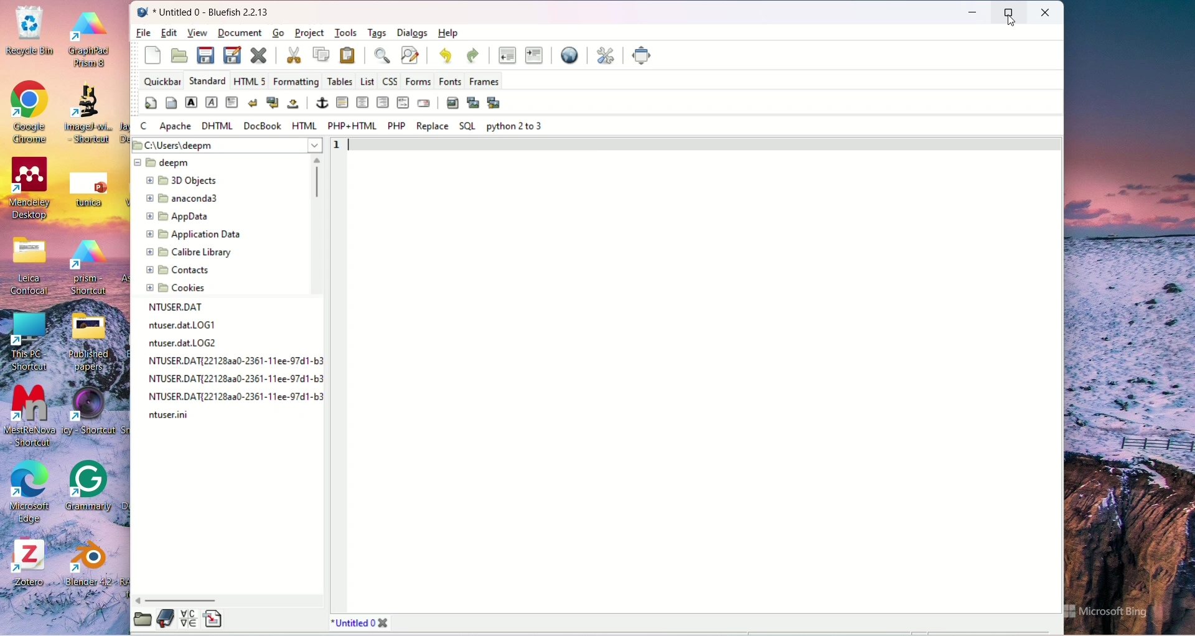 The width and height of the screenshot is (1195, 636). Describe the element at coordinates (430, 126) in the screenshot. I see `REPLACE` at that location.